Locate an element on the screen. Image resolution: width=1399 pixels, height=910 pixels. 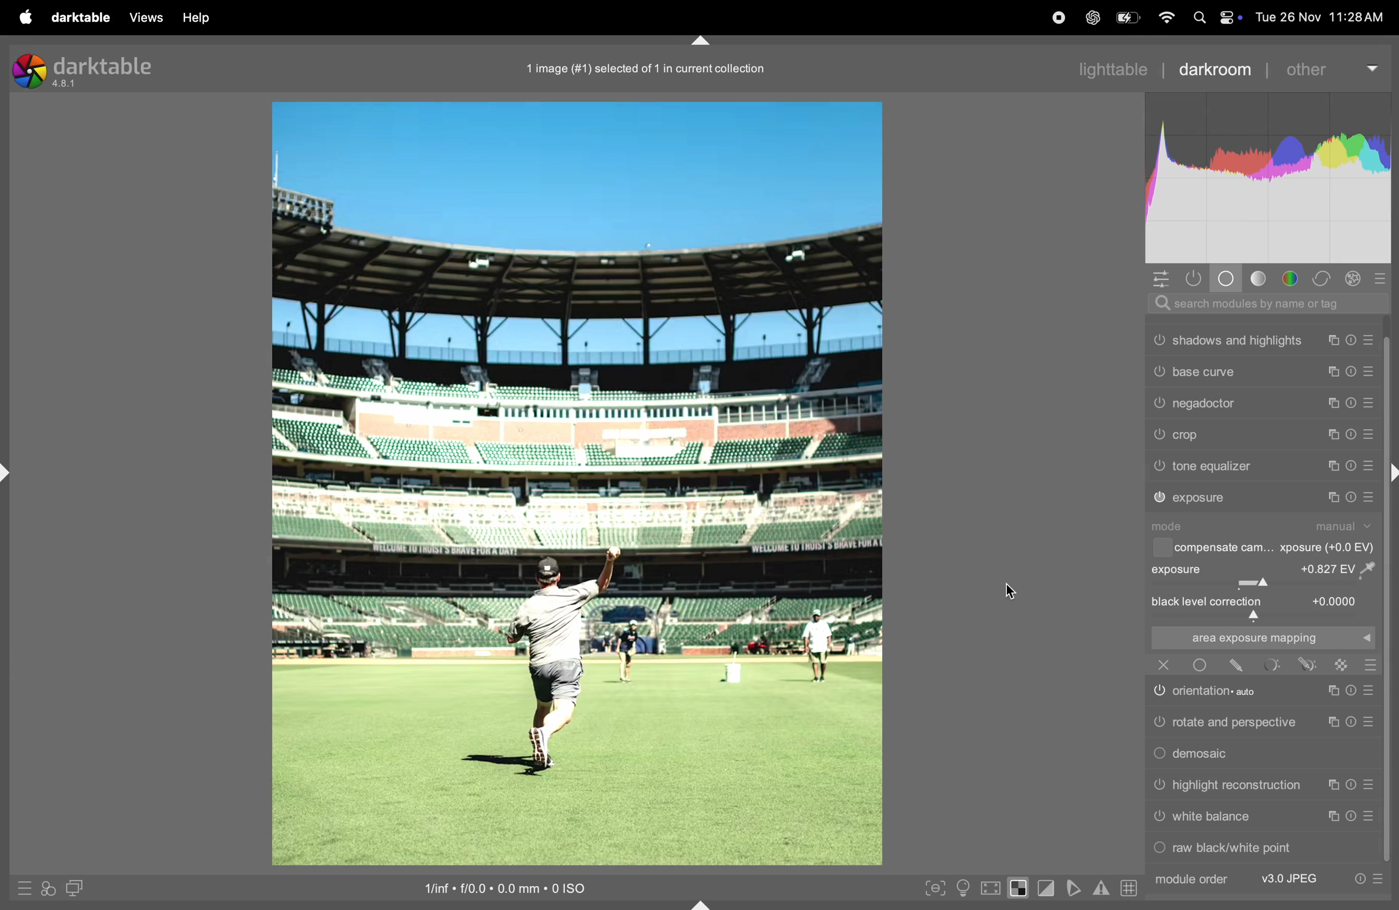
other is located at coordinates (1323, 69).